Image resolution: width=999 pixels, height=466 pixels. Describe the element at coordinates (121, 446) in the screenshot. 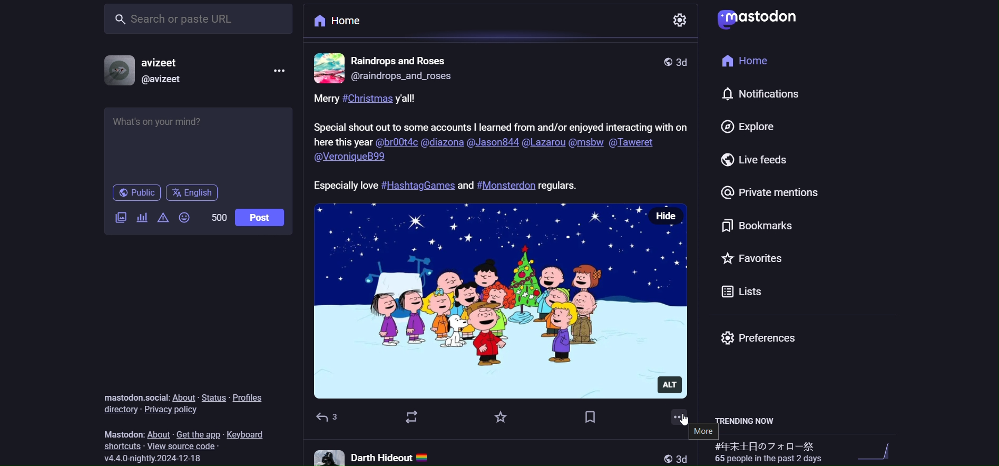

I see `shortcut` at that location.